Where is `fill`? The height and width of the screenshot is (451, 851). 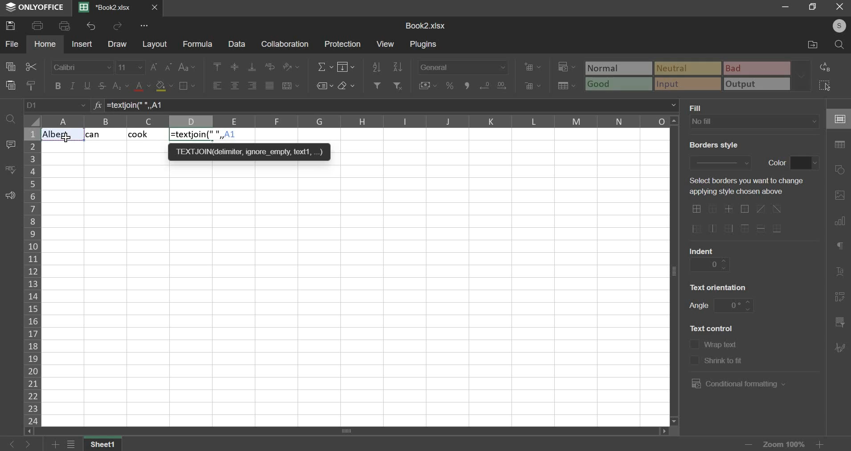
fill is located at coordinates (347, 66).